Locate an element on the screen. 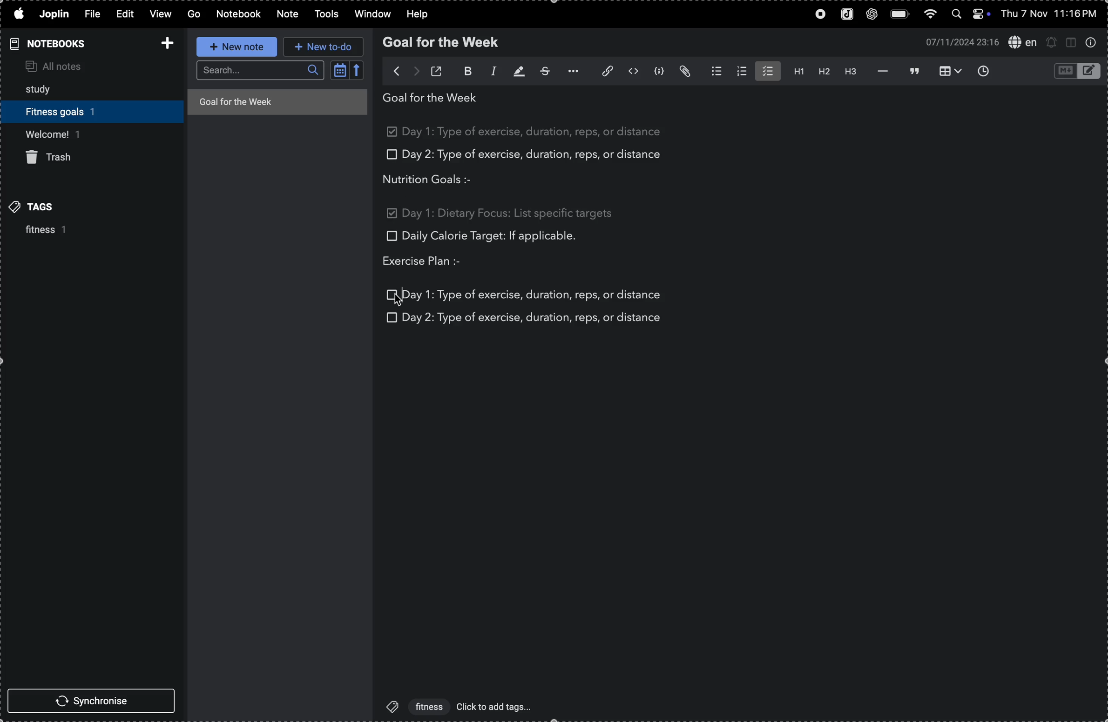  edit is located at coordinates (126, 13).